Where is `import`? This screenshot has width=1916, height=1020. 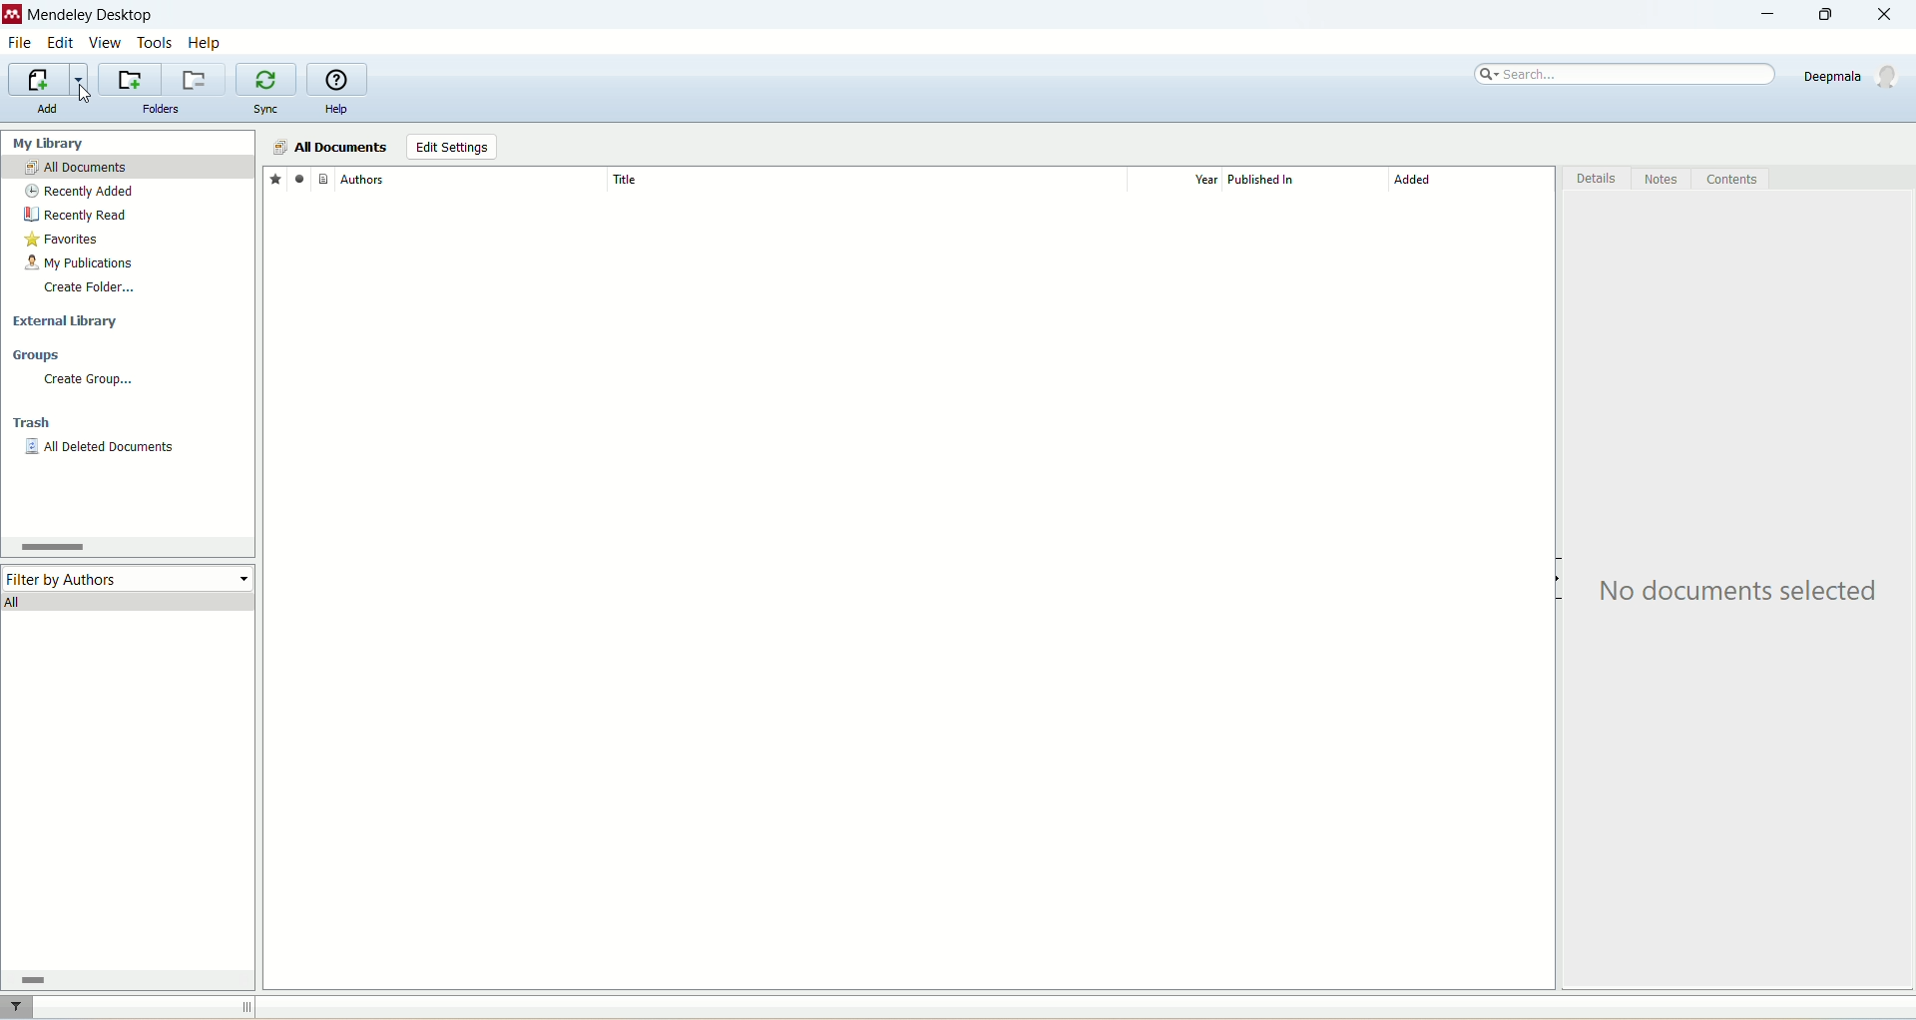
import is located at coordinates (45, 80).